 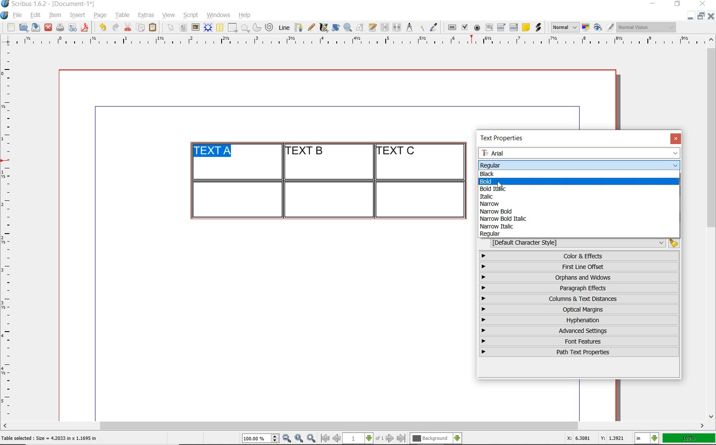 I want to click on bold, so click(x=497, y=181).